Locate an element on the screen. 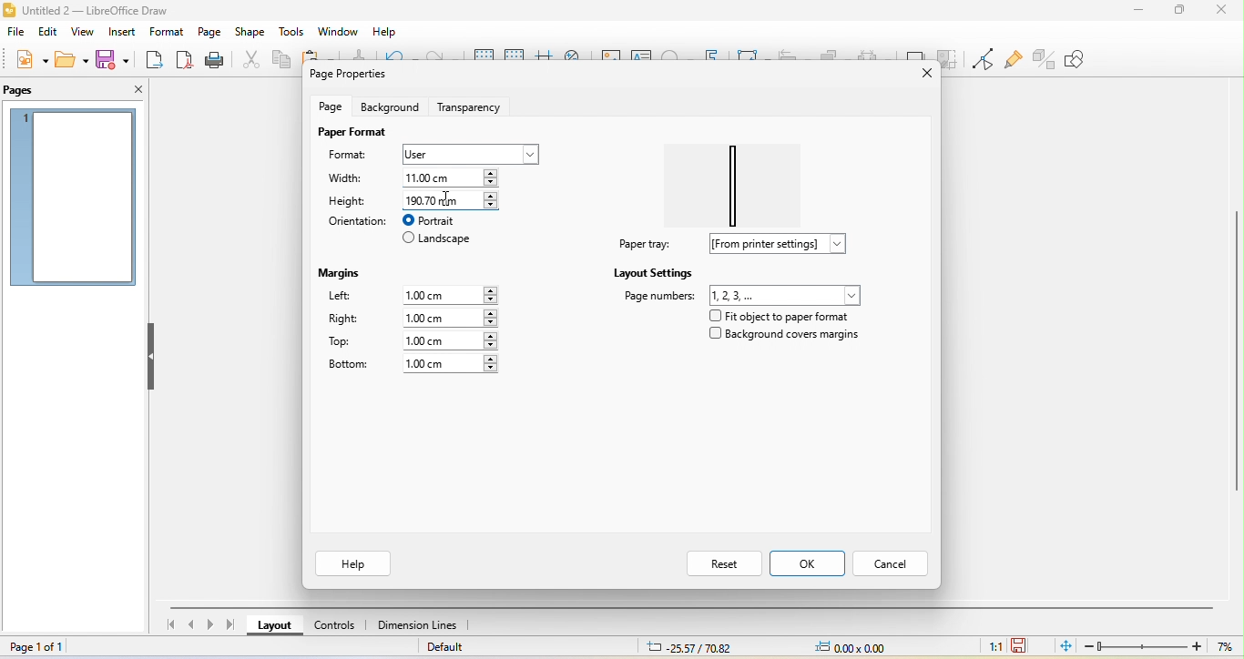 The image size is (1244, 659). window is located at coordinates (338, 32).